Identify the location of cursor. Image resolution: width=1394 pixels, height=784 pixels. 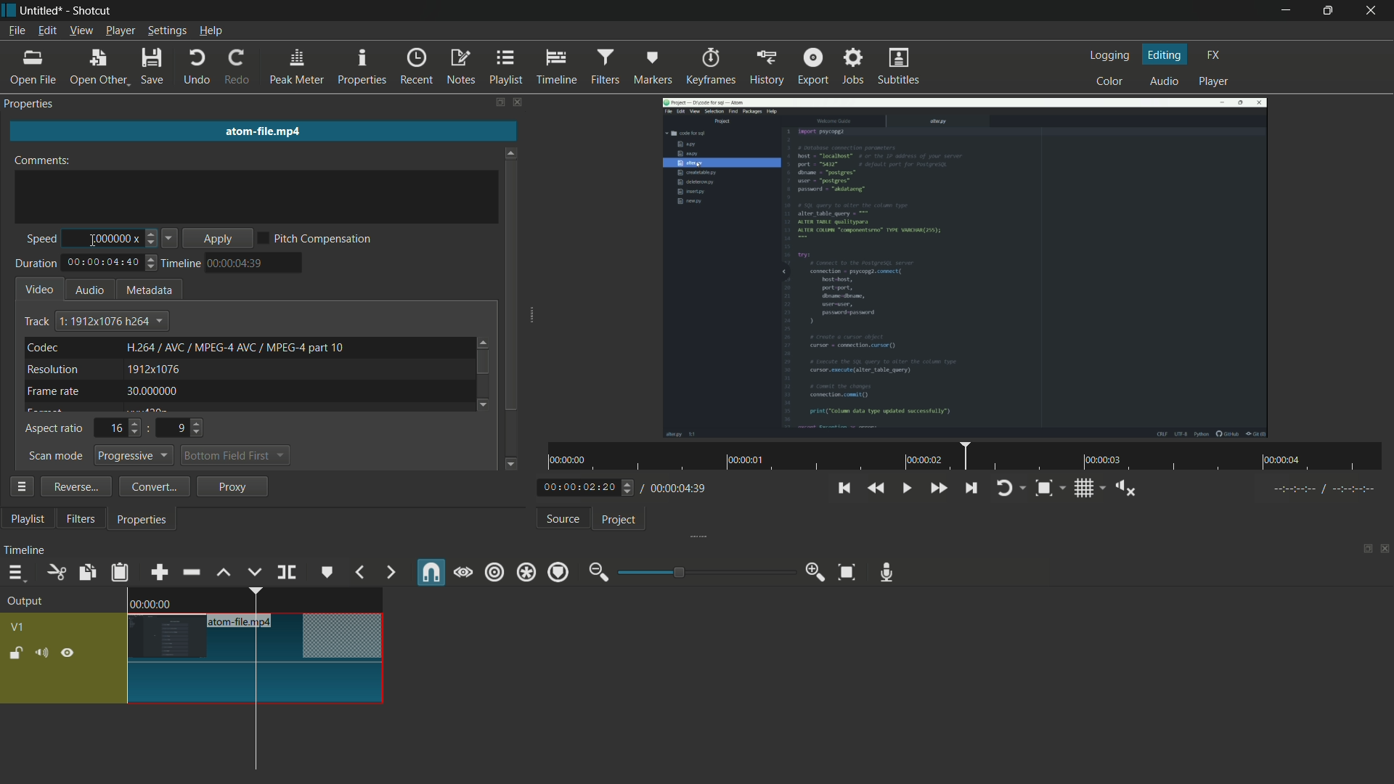
(241, 669).